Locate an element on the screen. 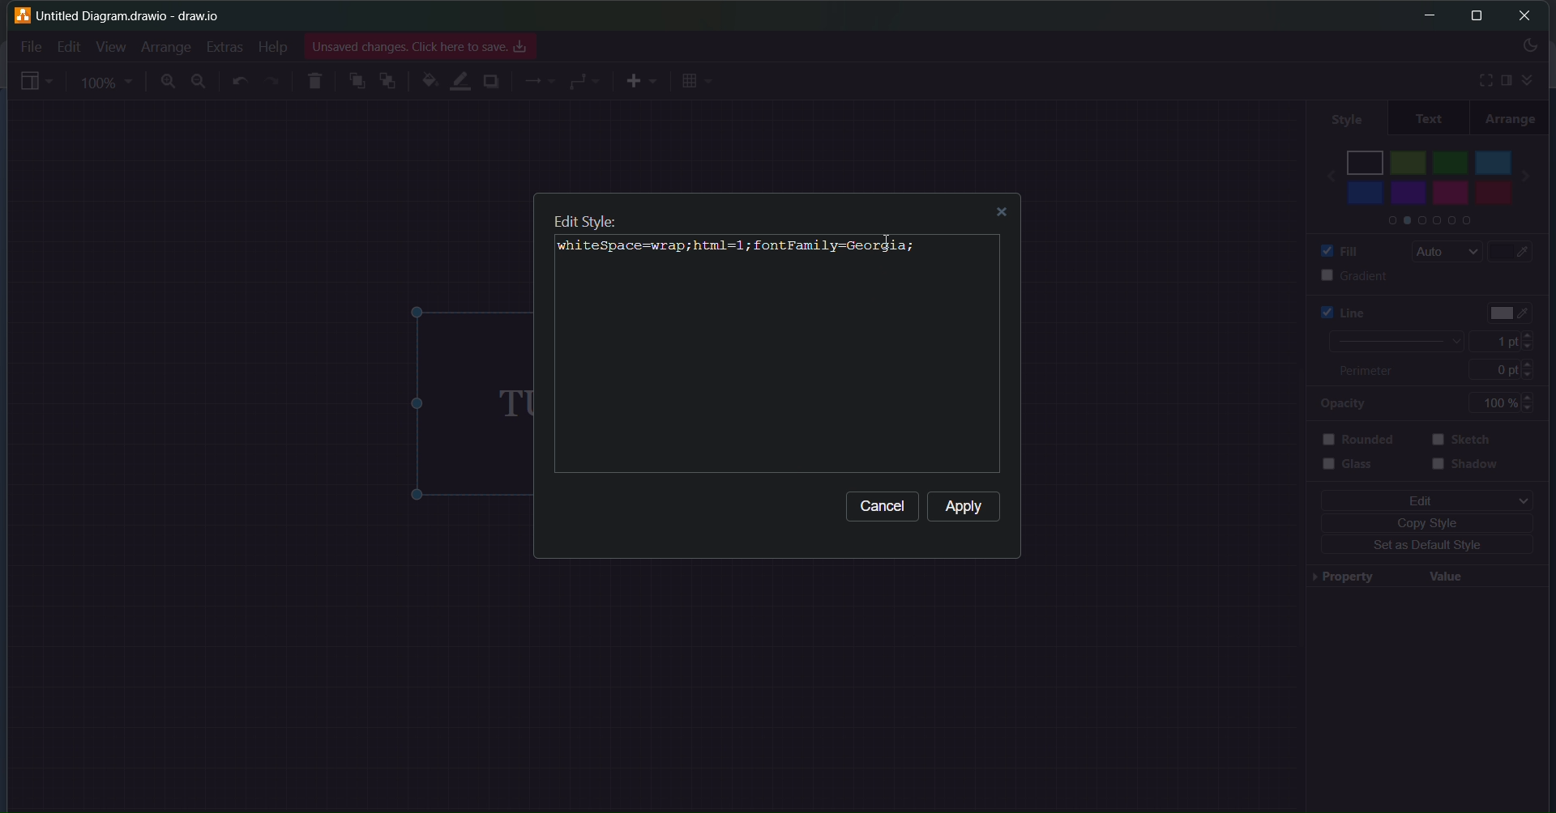  black is located at coordinates (1366, 160).